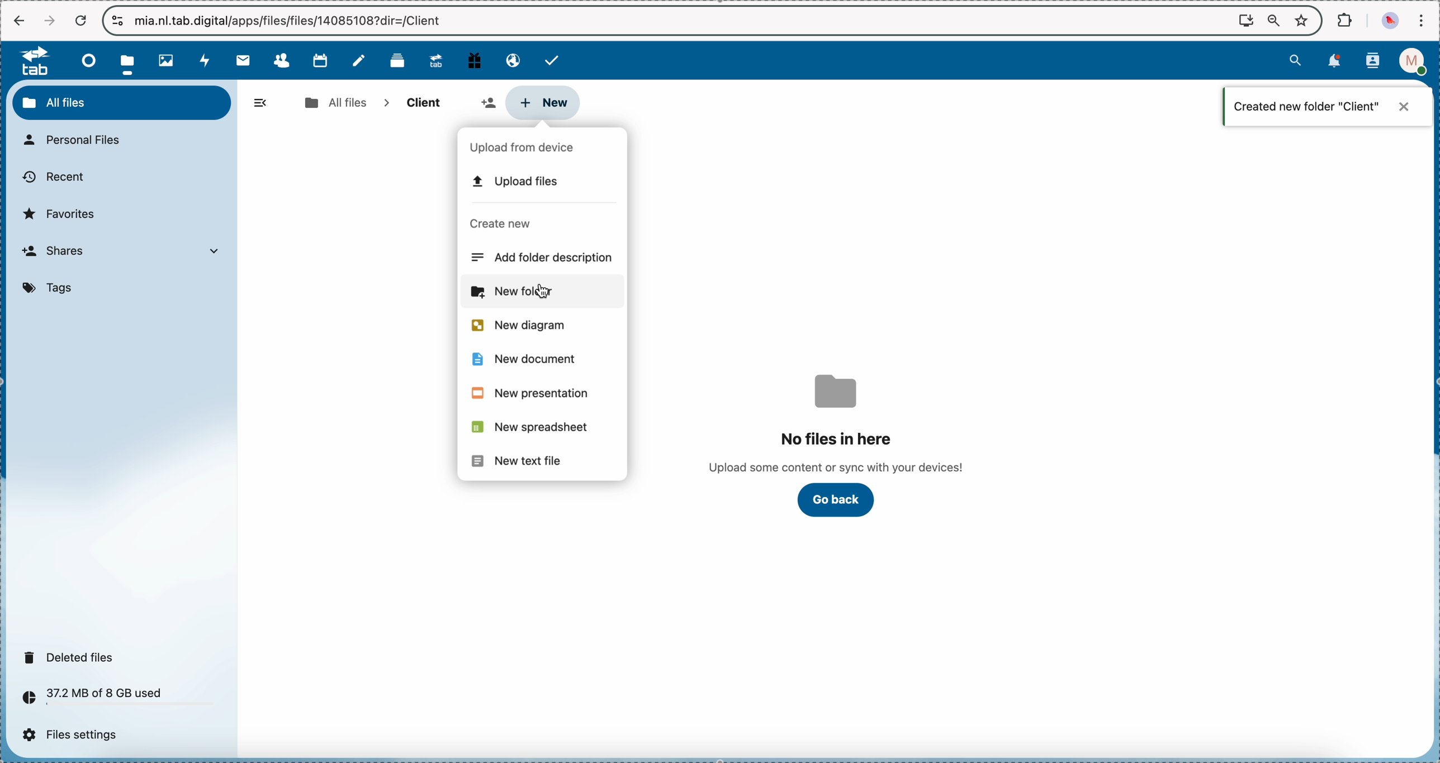 This screenshot has height=763, width=1440. I want to click on mail, so click(242, 60).